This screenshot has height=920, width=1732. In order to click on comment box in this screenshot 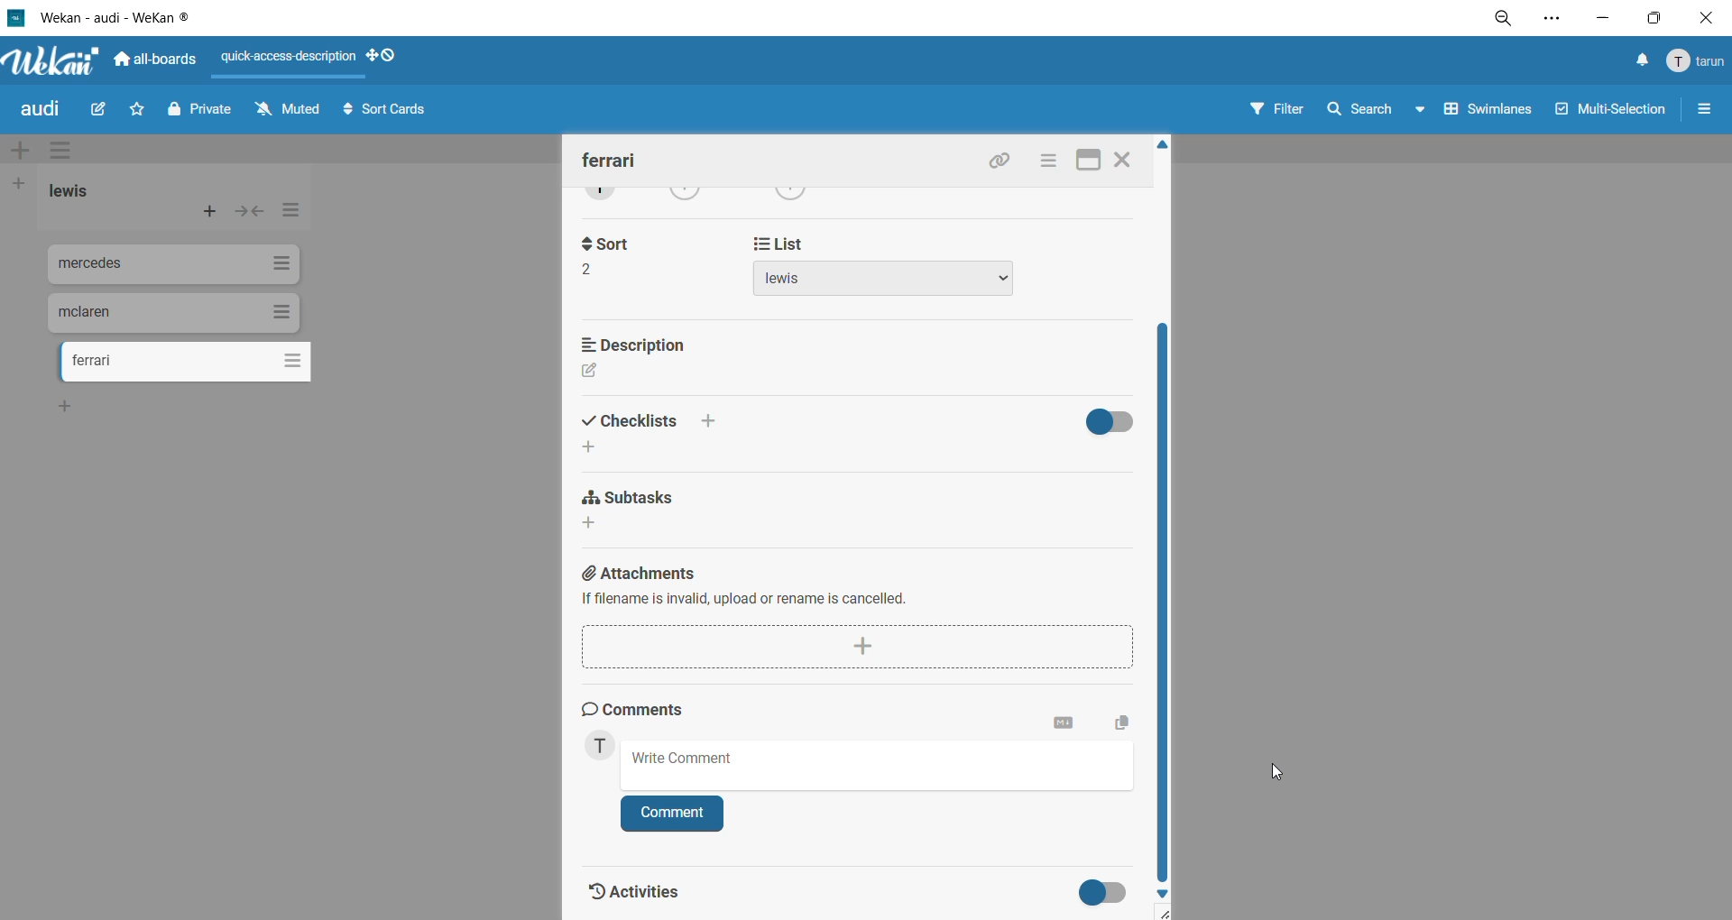, I will do `click(880, 765)`.